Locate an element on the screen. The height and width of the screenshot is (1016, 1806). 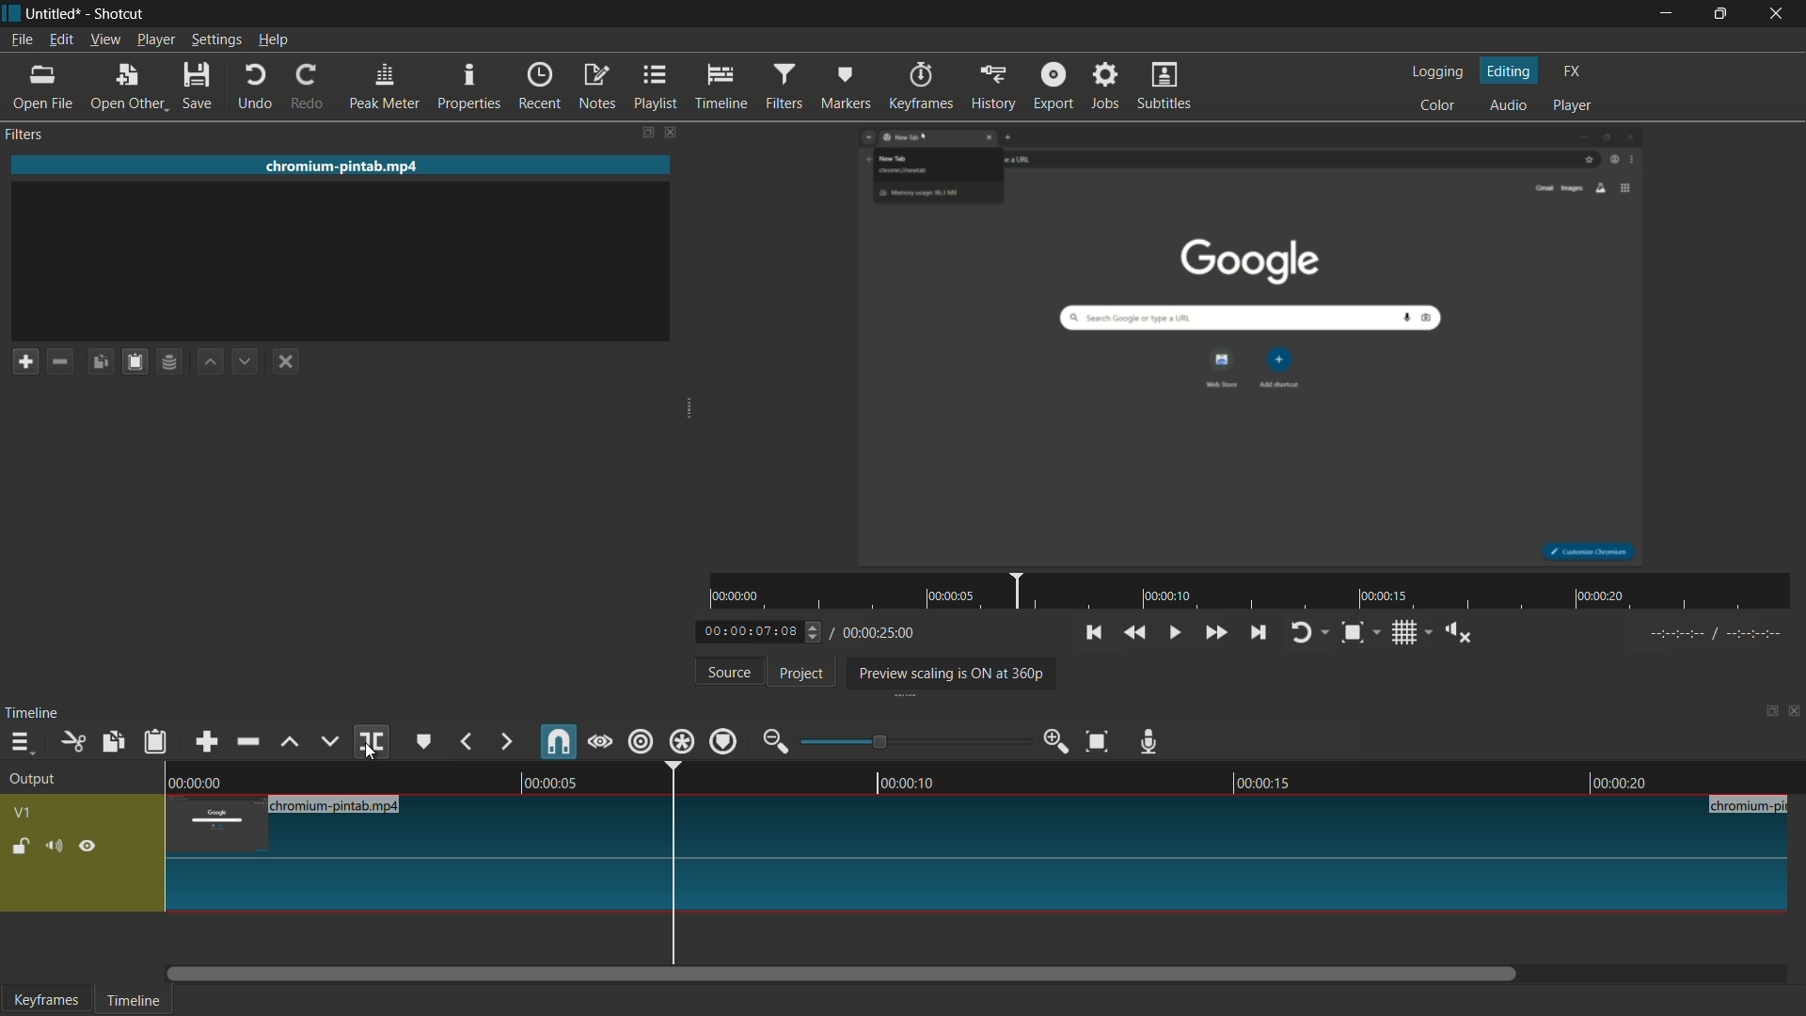
player menu is located at coordinates (157, 39).